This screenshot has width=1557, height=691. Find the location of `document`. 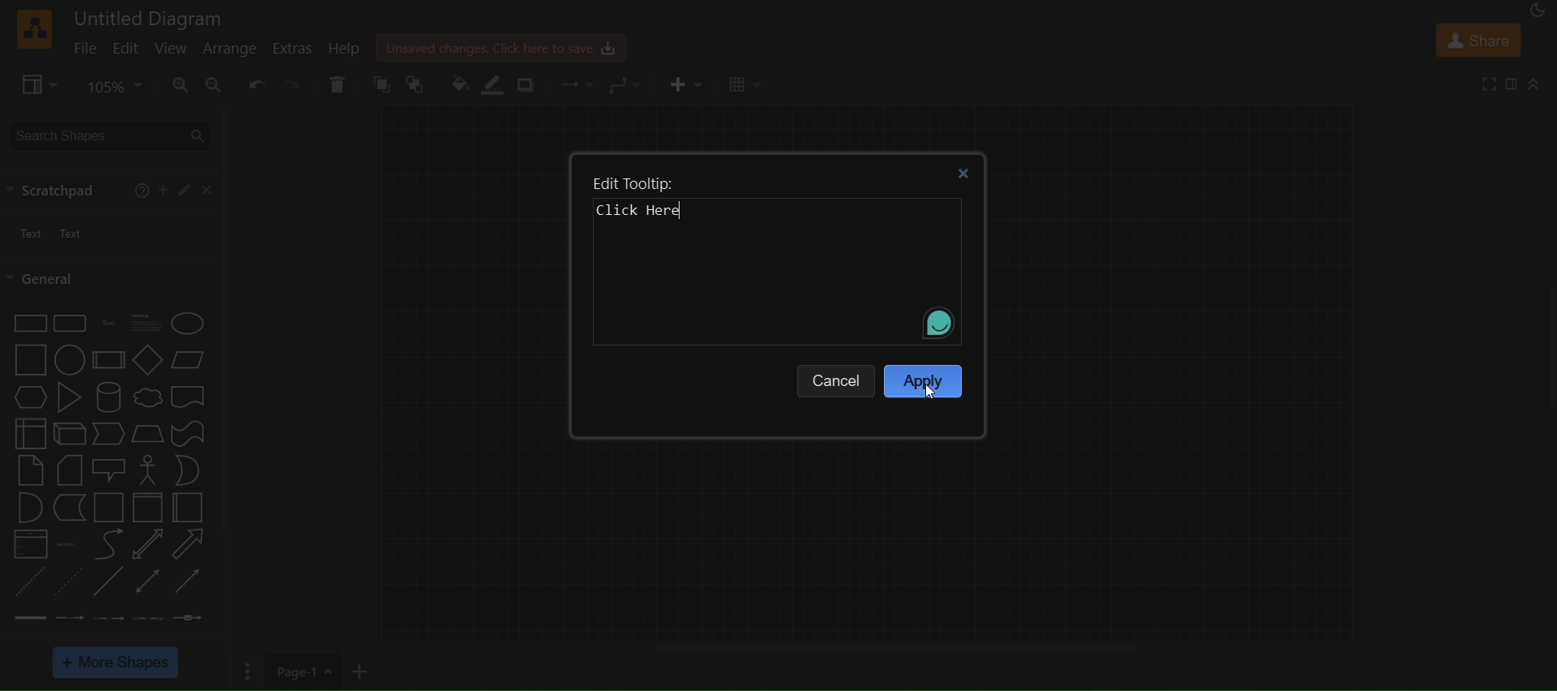

document is located at coordinates (191, 397).